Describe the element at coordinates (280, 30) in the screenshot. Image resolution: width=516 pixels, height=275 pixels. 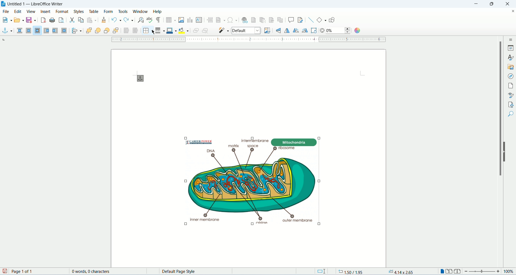
I see `flip horizontally` at that location.